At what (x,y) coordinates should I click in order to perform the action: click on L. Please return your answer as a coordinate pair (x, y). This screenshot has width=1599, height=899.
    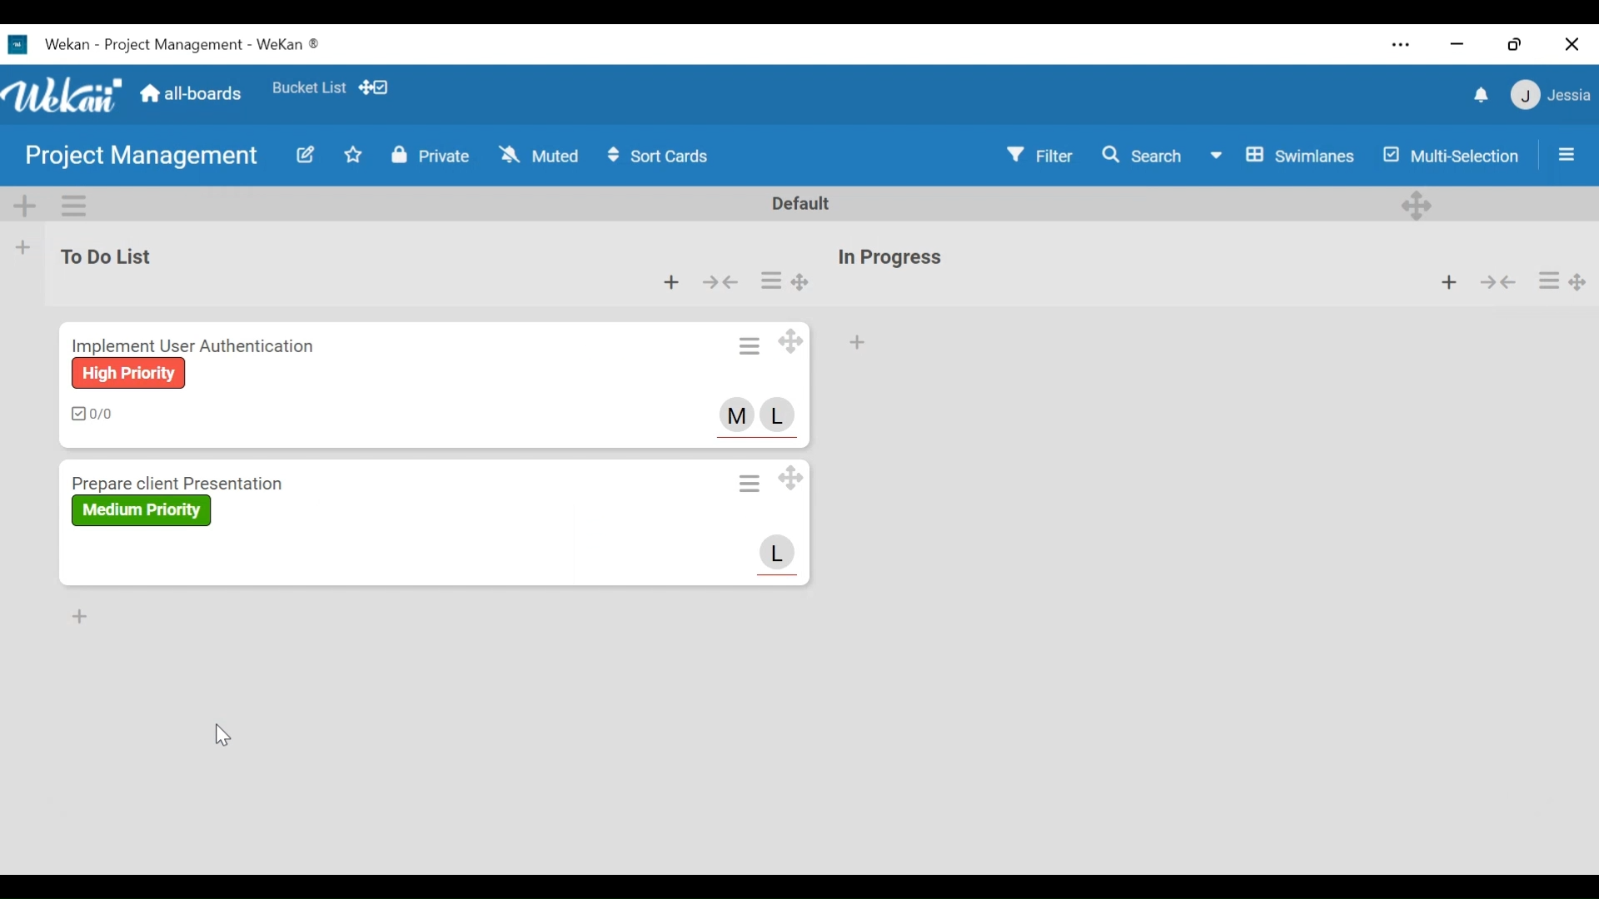
    Looking at the image, I should click on (779, 553).